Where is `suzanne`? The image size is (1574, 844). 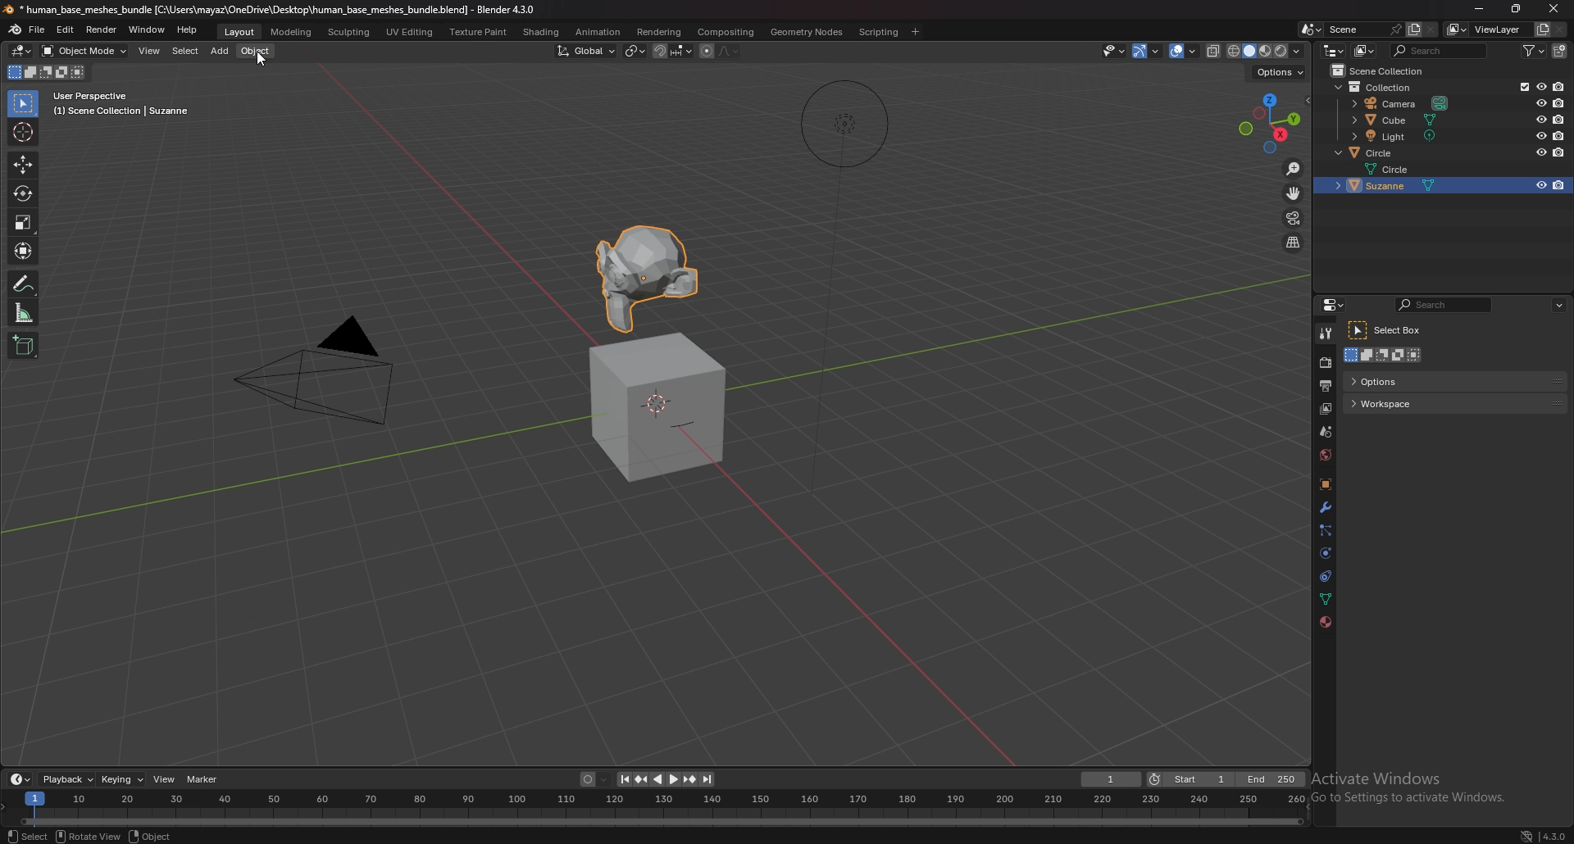
suzanne is located at coordinates (653, 270).